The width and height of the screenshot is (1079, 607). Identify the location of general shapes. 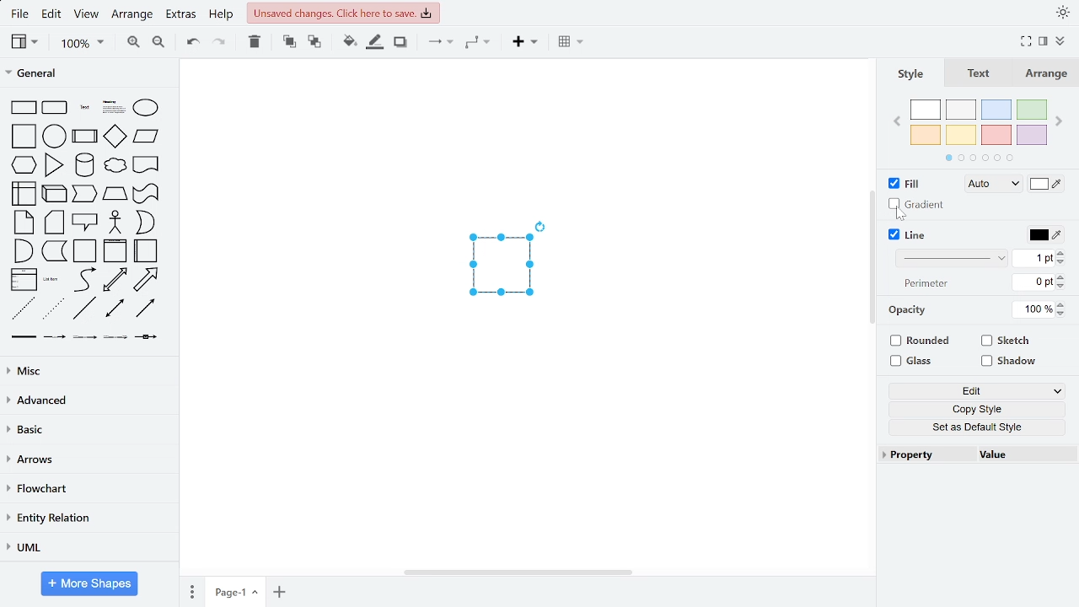
(51, 309).